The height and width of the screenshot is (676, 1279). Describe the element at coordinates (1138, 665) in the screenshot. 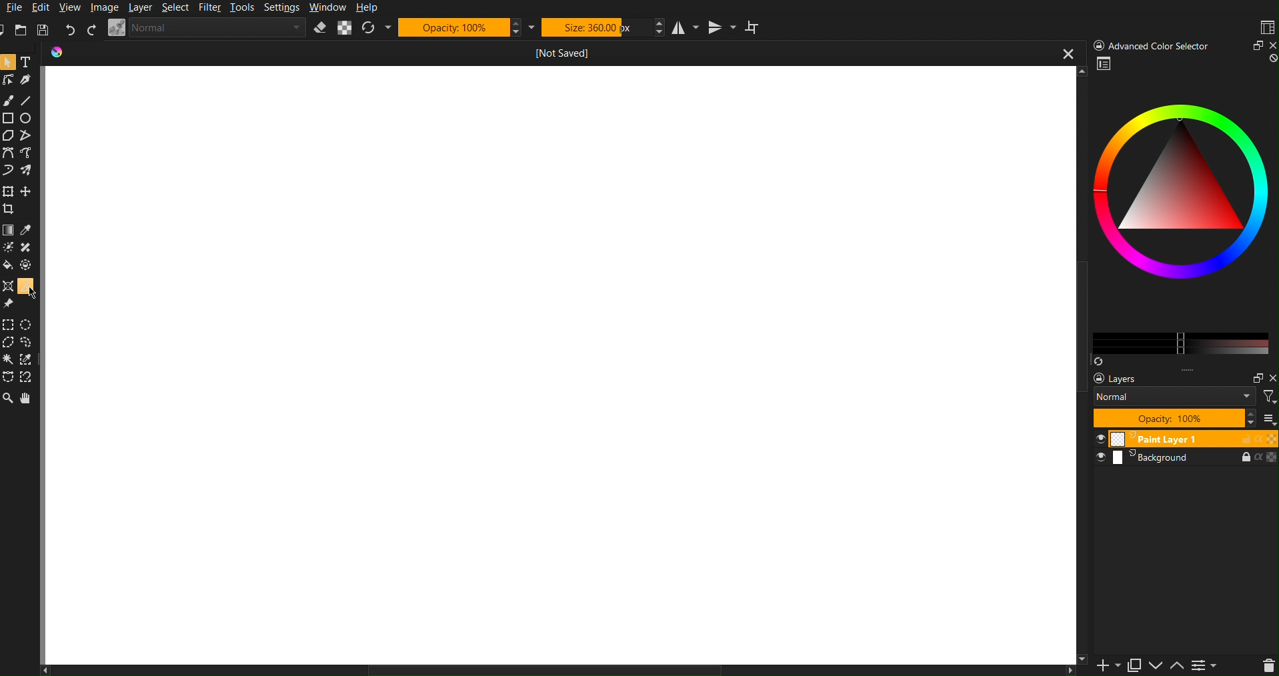

I see `Copy` at that location.